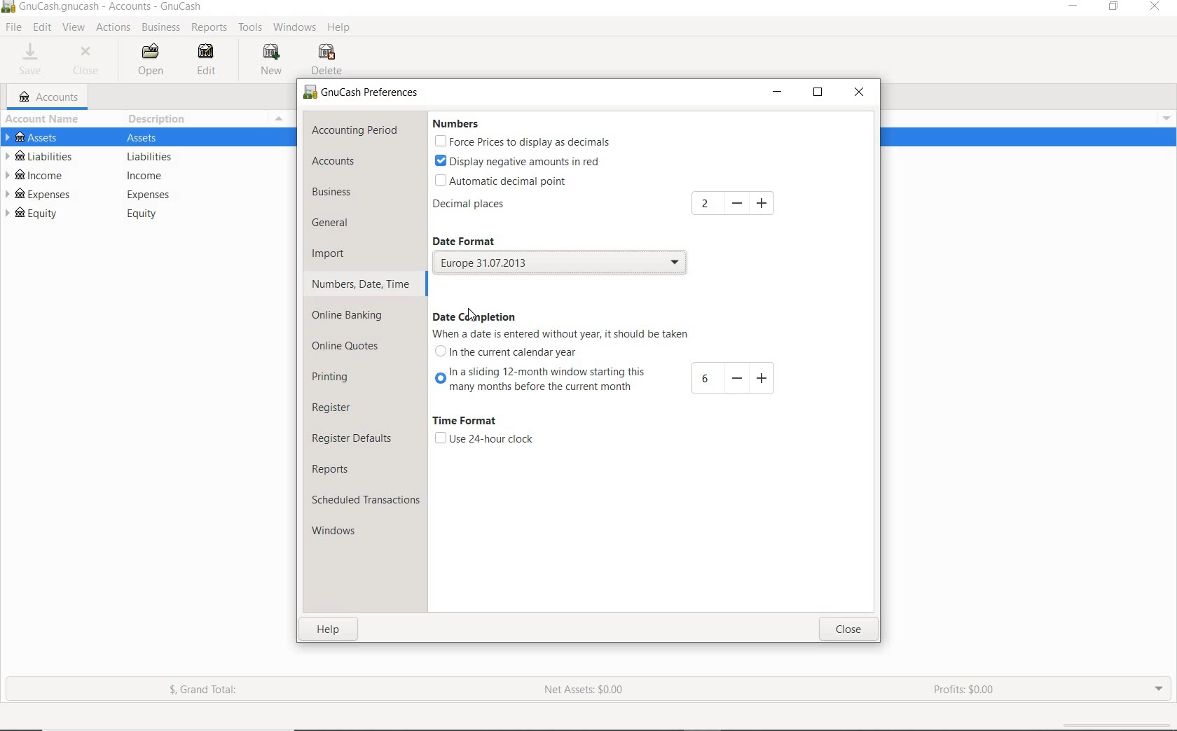 The image size is (1177, 731). What do you see at coordinates (152, 60) in the screenshot?
I see `OPEN` at bounding box center [152, 60].